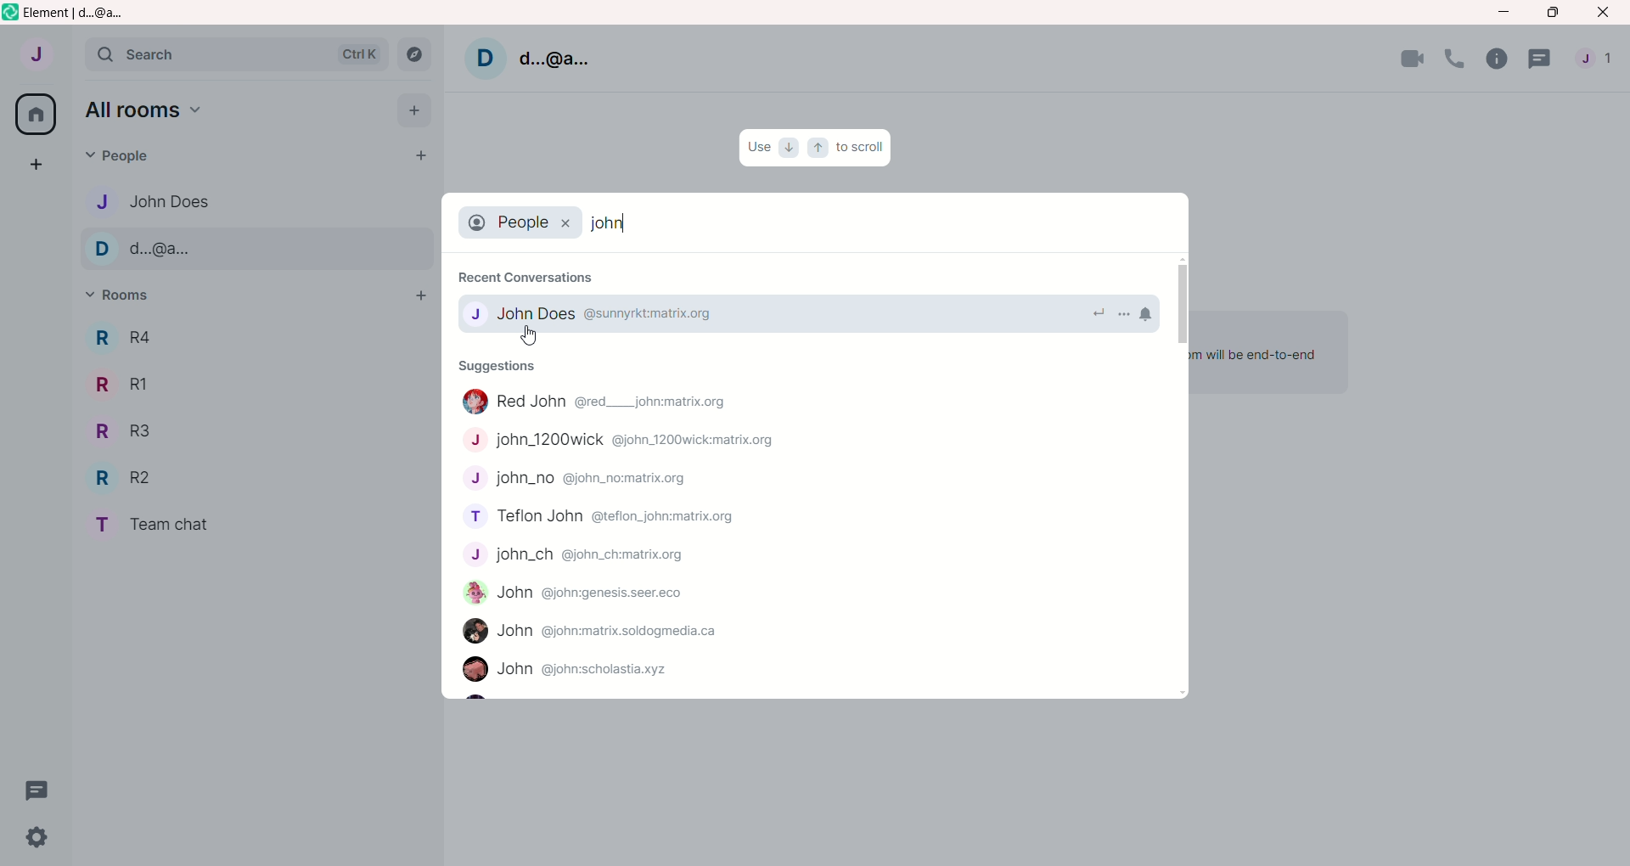 This screenshot has width=1630, height=866. What do you see at coordinates (144, 111) in the screenshot?
I see `all rooms` at bounding box center [144, 111].